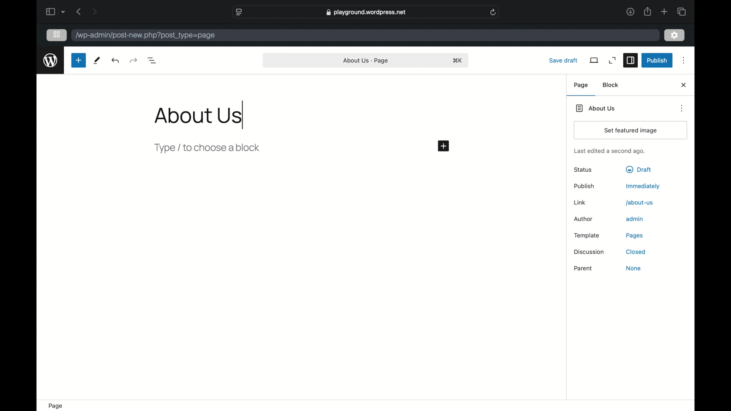 The width and height of the screenshot is (731, 411). I want to click on page, so click(582, 85).